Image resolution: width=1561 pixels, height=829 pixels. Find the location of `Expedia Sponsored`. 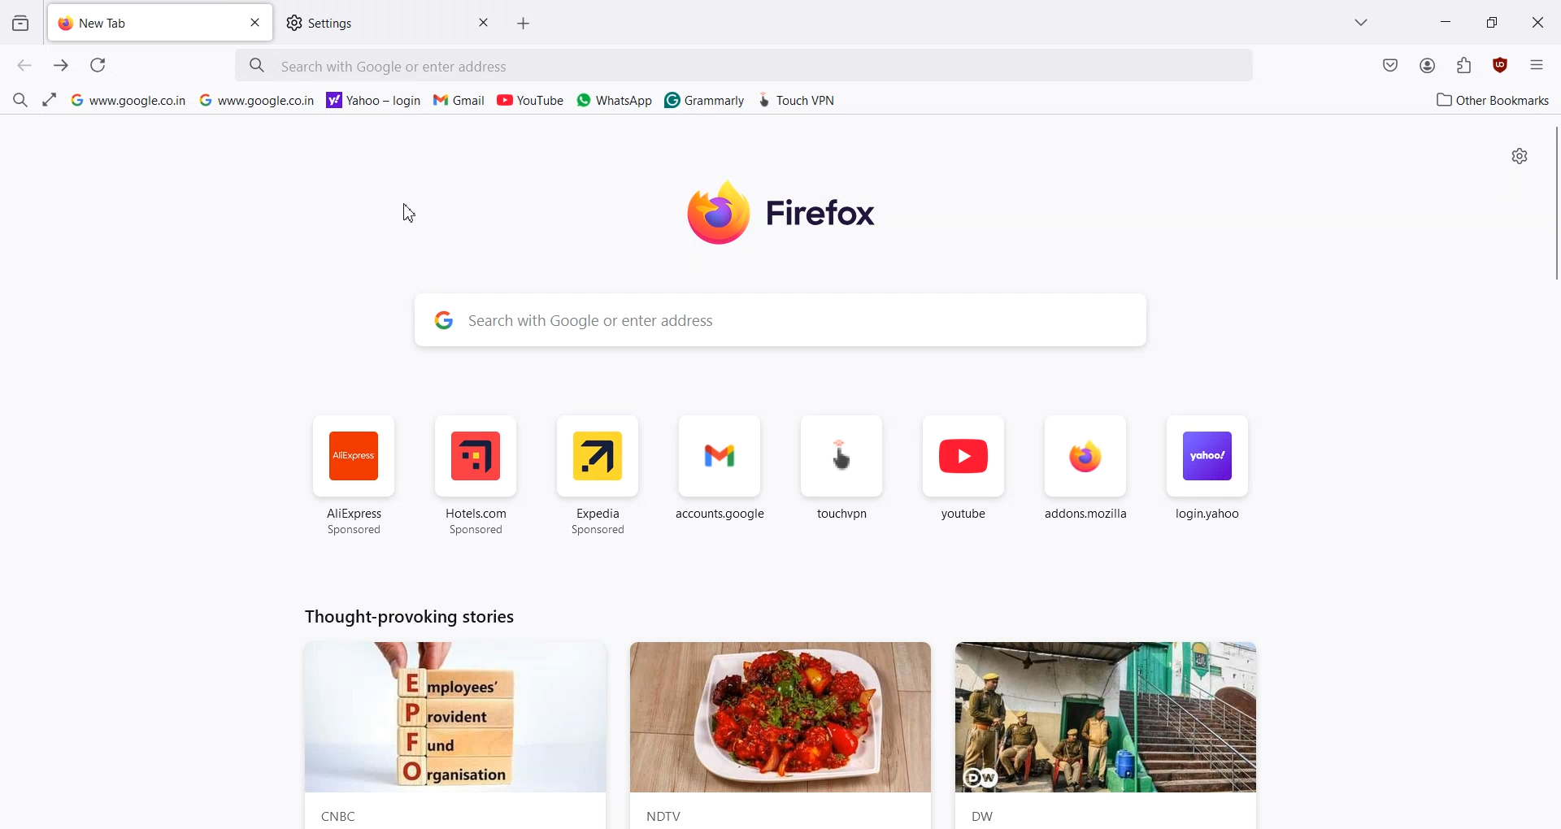

Expedia Sponsored is located at coordinates (600, 475).